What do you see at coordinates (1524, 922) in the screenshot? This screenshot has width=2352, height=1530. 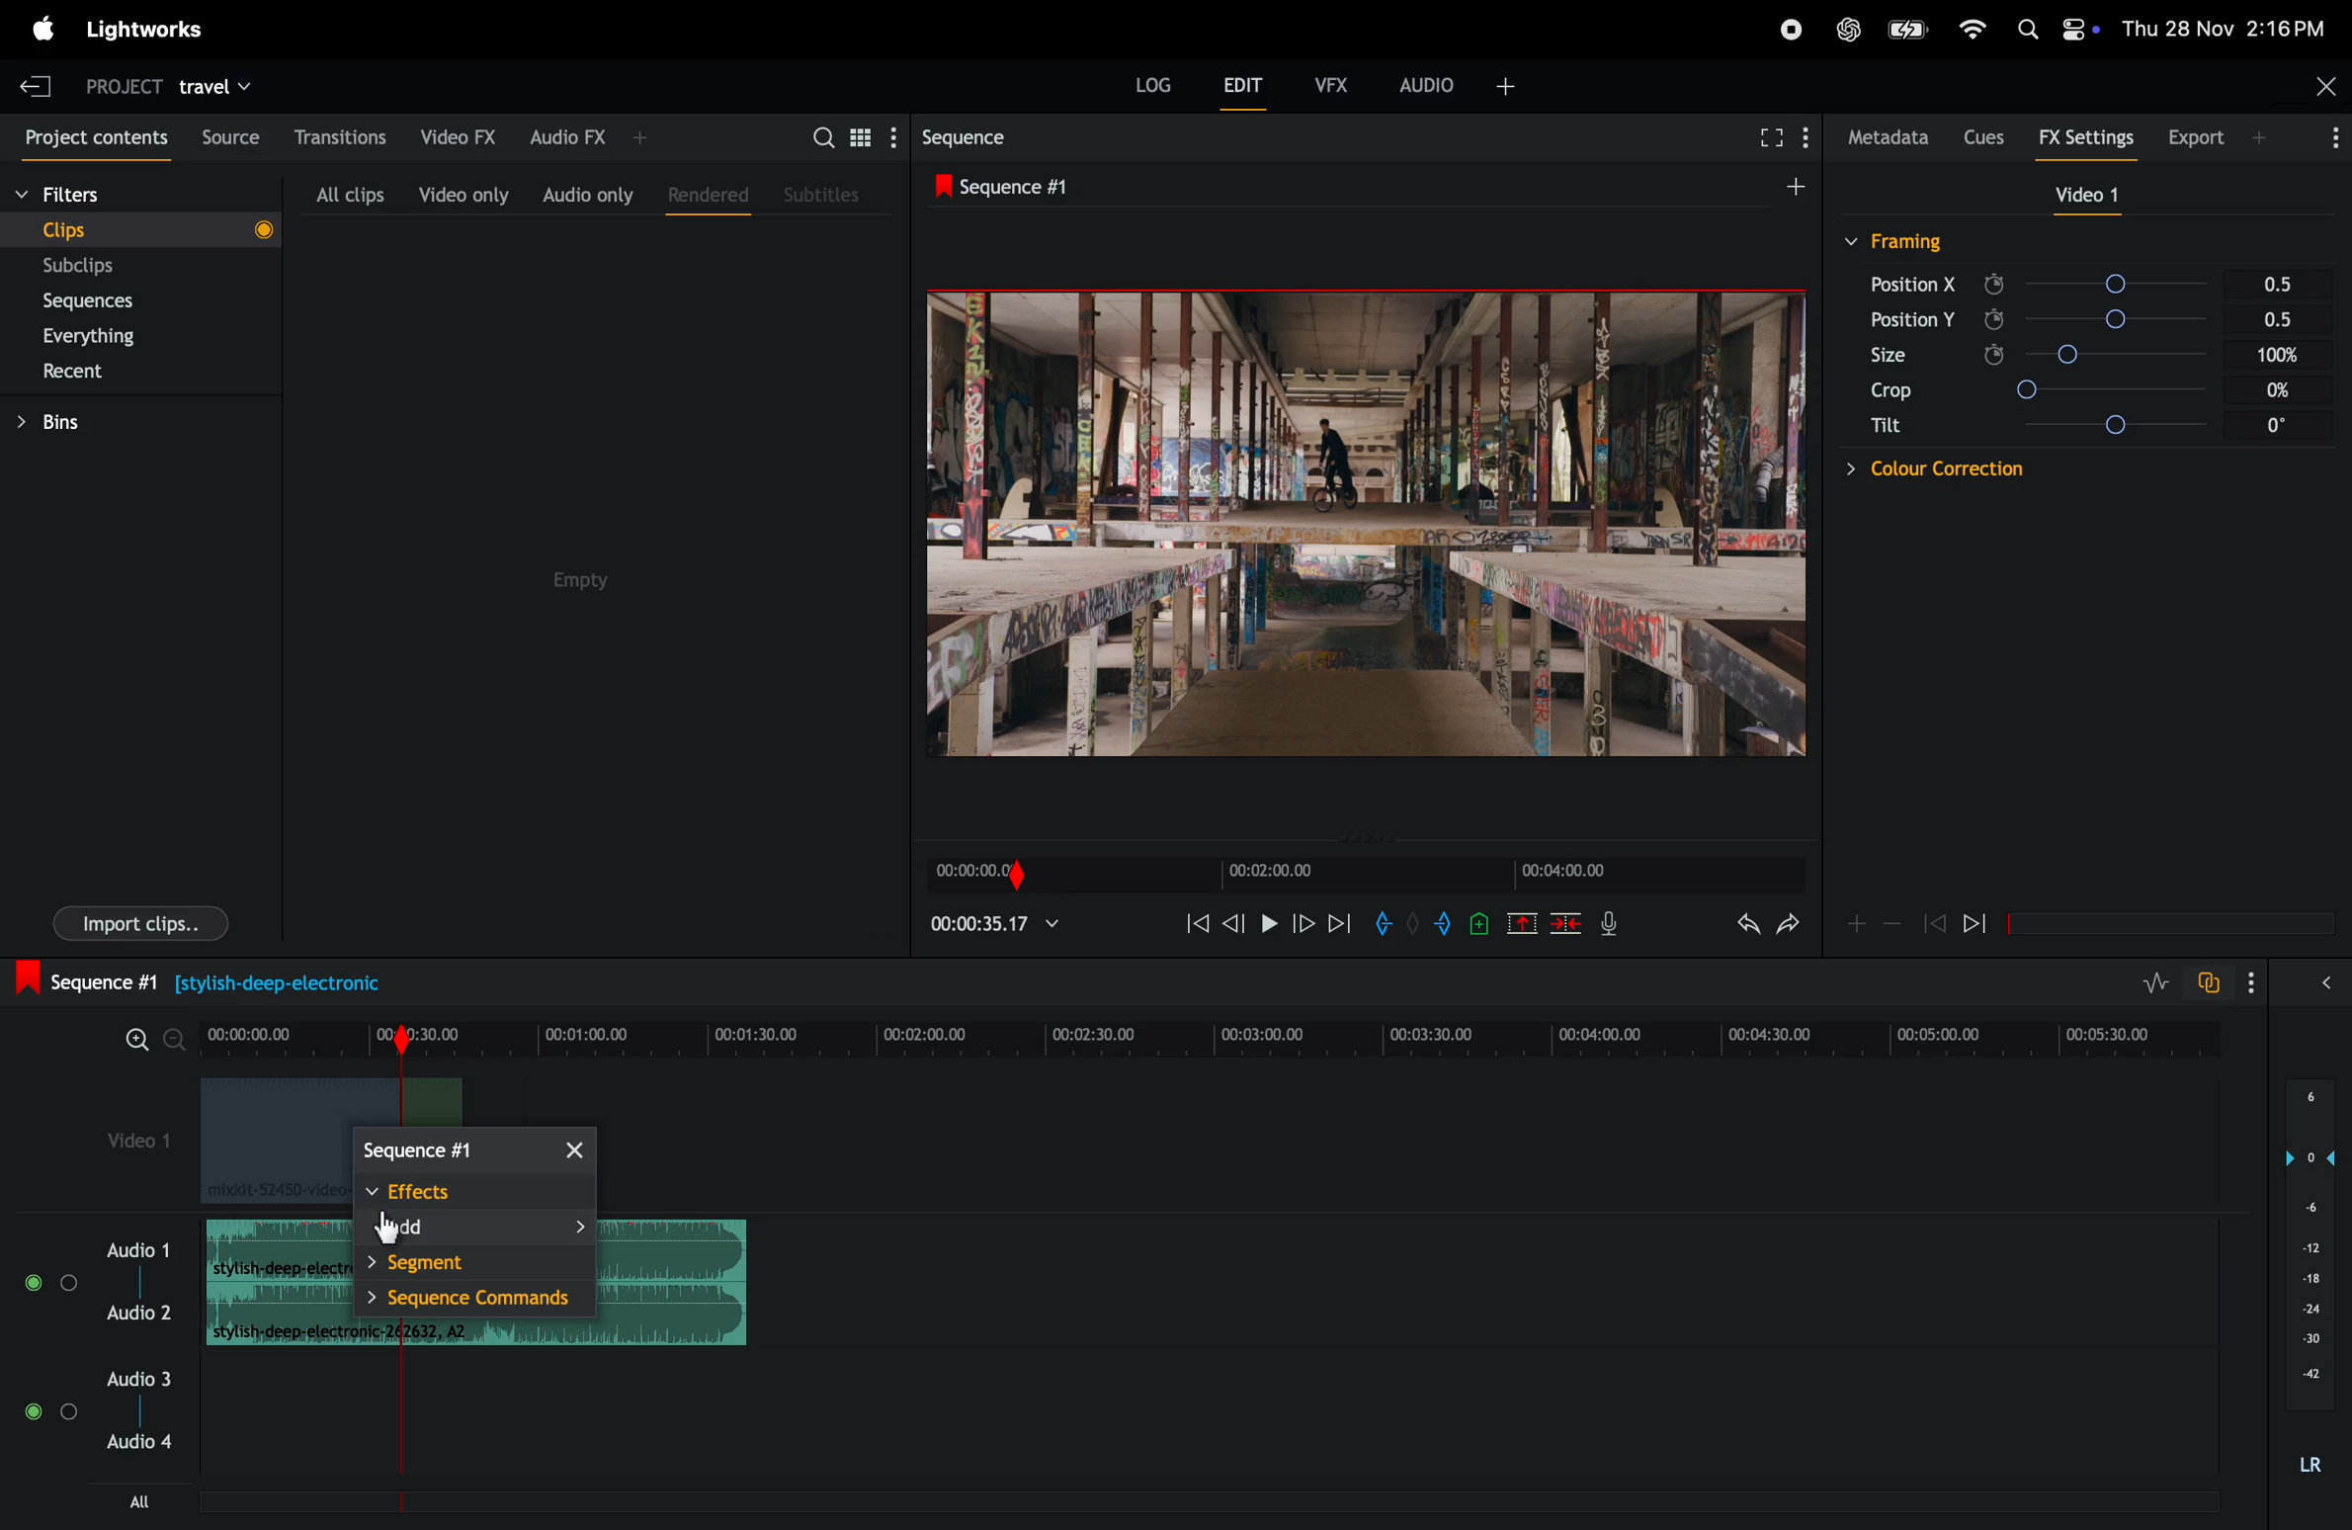 I see `remove marked section` at bounding box center [1524, 922].